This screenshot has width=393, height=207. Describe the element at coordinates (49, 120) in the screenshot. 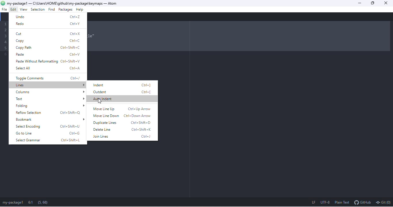

I see `bookmark` at that location.